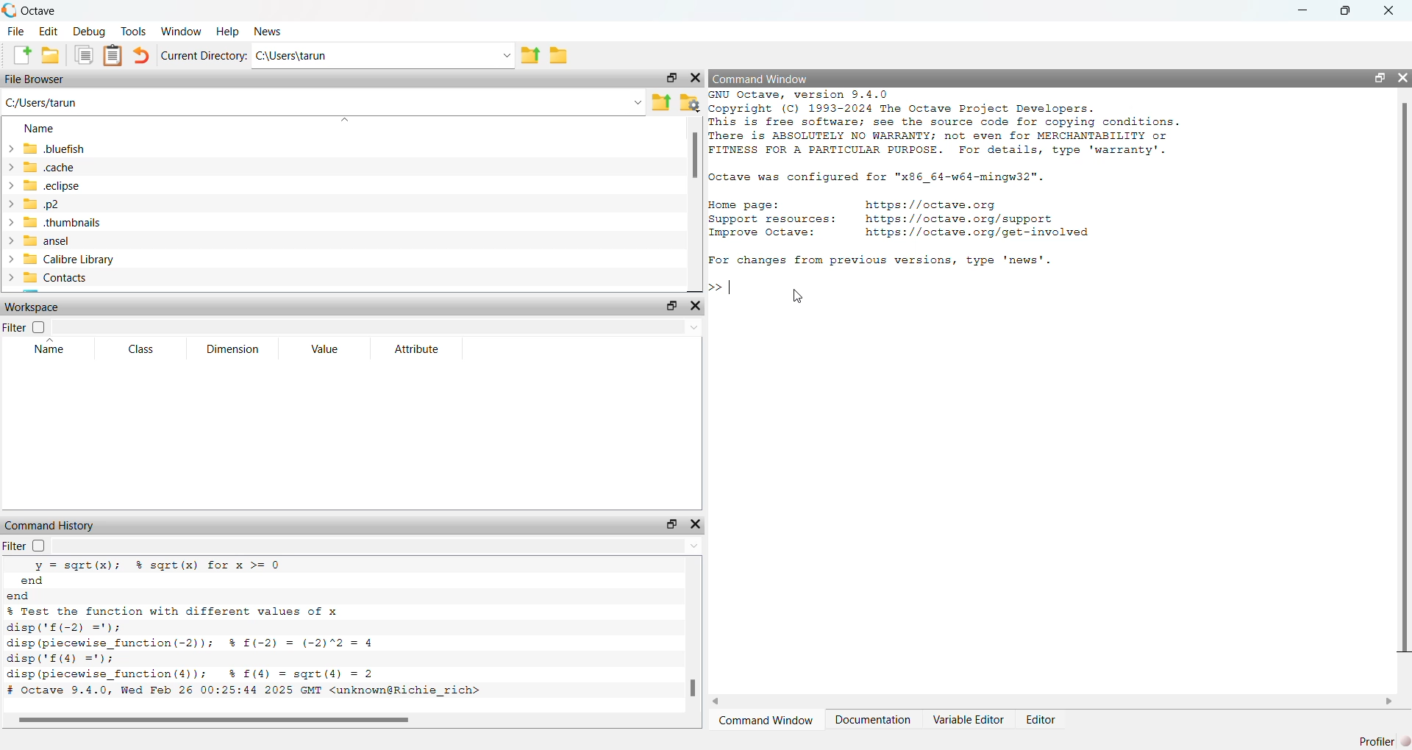 This screenshot has height=750, width=1412. What do you see at coordinates (254, 632) in the screenshot?
I see `y = sqrt(x); % sqrt(x) for x >= 0

end
end
$ Test the function with different values of x
disp('£(-2) =");
disp (piecewise_function(-2)); $ £(-2) = (-2)"2 = 4
disp('£(4) =");
disp (piecewise_function(4)); % £(4) = sgrt(4) = 2
# Octave 9.4.0, Wed Feb 26 00:25:44 2025 GMT <unknown@Richie_rich>` at bounding box center [254, 632].